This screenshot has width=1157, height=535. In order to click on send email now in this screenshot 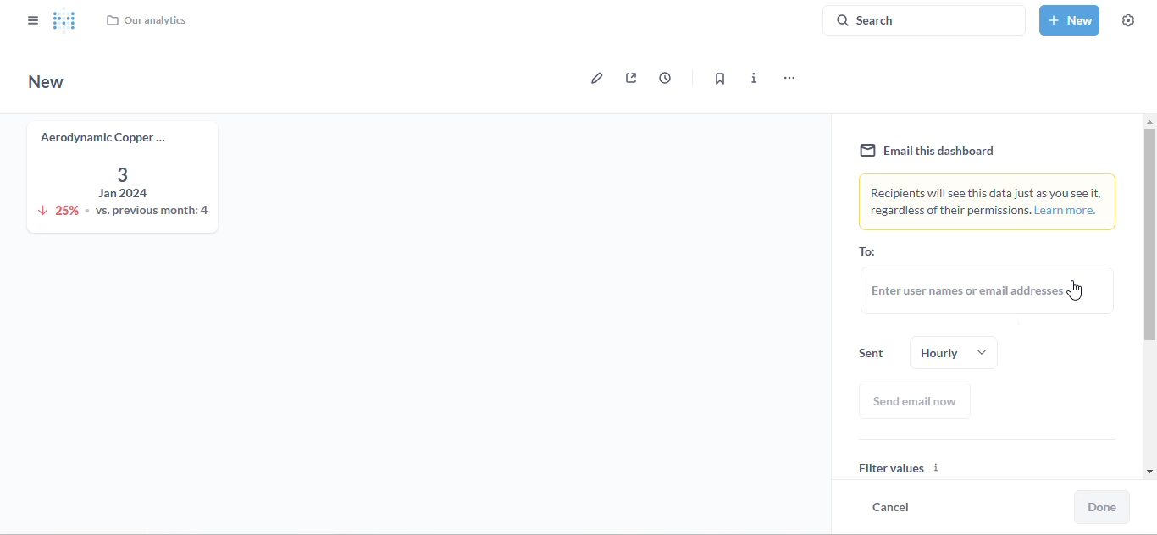, I will do `click(916, 401)`.